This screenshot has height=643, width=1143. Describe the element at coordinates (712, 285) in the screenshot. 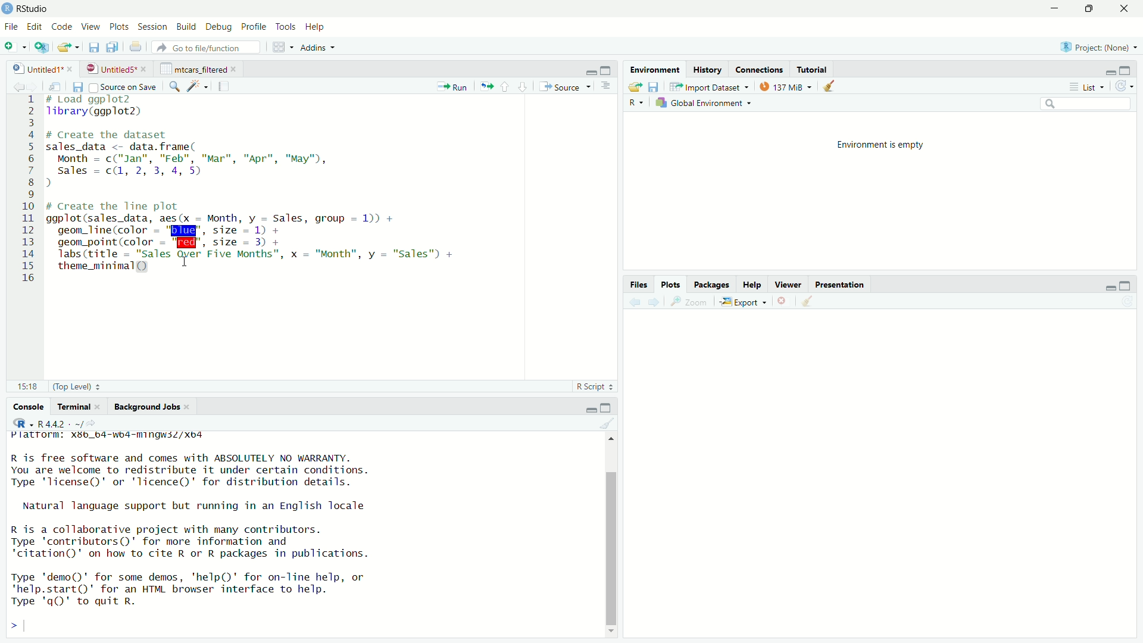

I see `Packages` at that location.